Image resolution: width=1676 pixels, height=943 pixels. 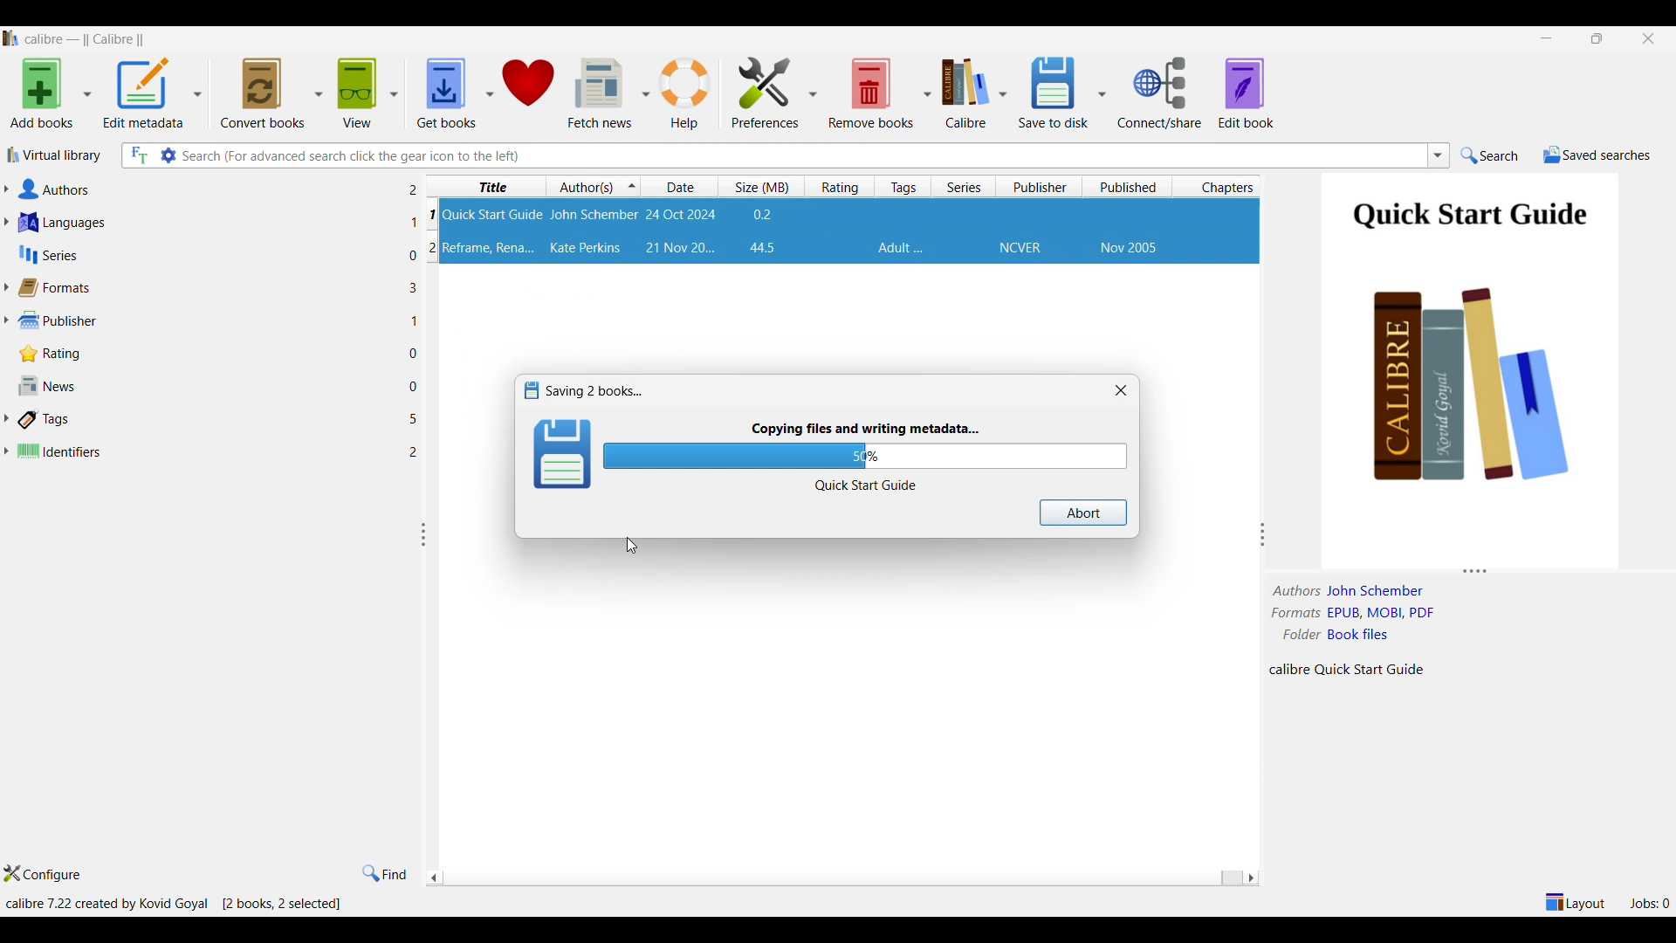 I want to click on Abort, so click(x=1082, y=513).